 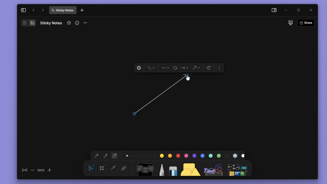 I want to click on new tab, so click(x=82, y=10).